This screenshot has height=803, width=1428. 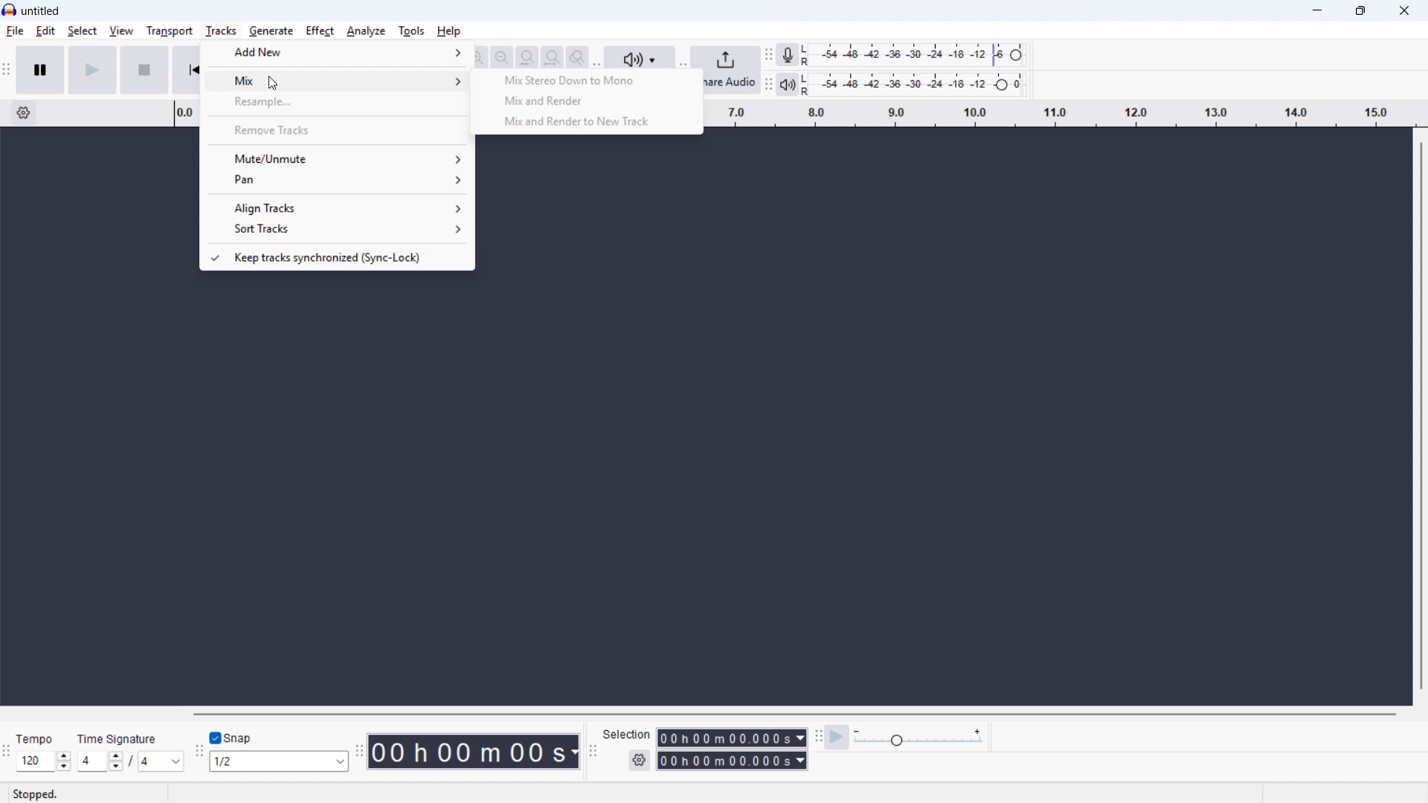 What do you see at coordinates (280, 762) in the screenshot?
I see `Set snapping ` at bounding box center [280, 762].